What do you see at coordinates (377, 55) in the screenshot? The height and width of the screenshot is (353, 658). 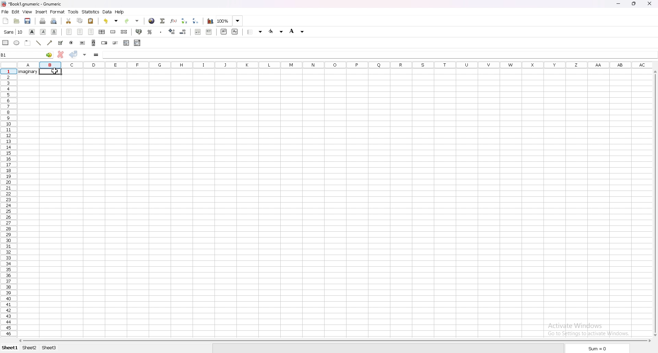 I see `cell input` at bounding box center [377, 55].